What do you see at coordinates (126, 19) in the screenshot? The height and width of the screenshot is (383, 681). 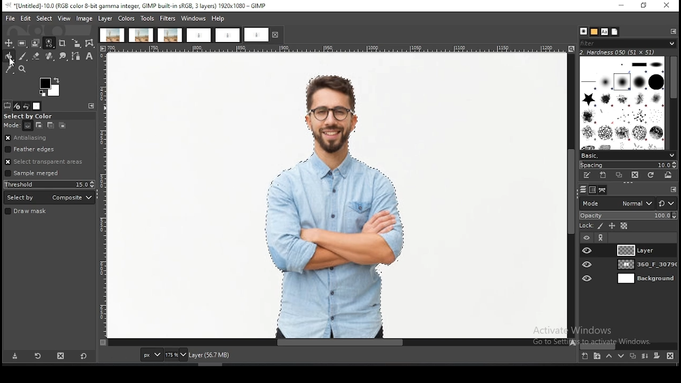 I see `colors` at bounding box center [126, 19].